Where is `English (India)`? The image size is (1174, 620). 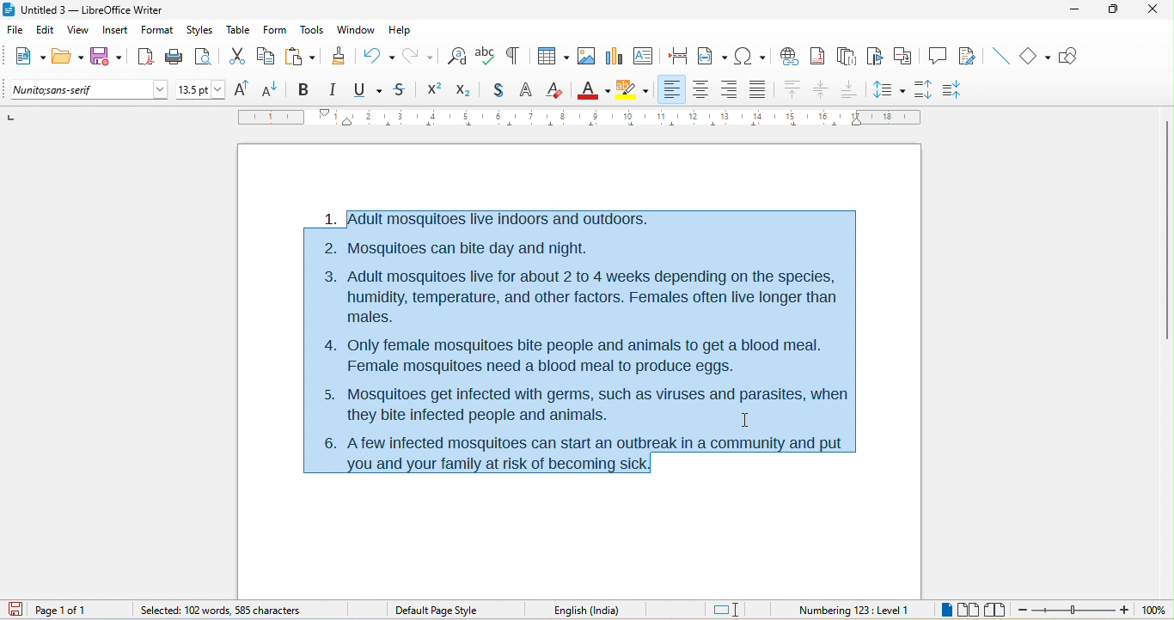 English (India) is located at coordinates (593, 609).